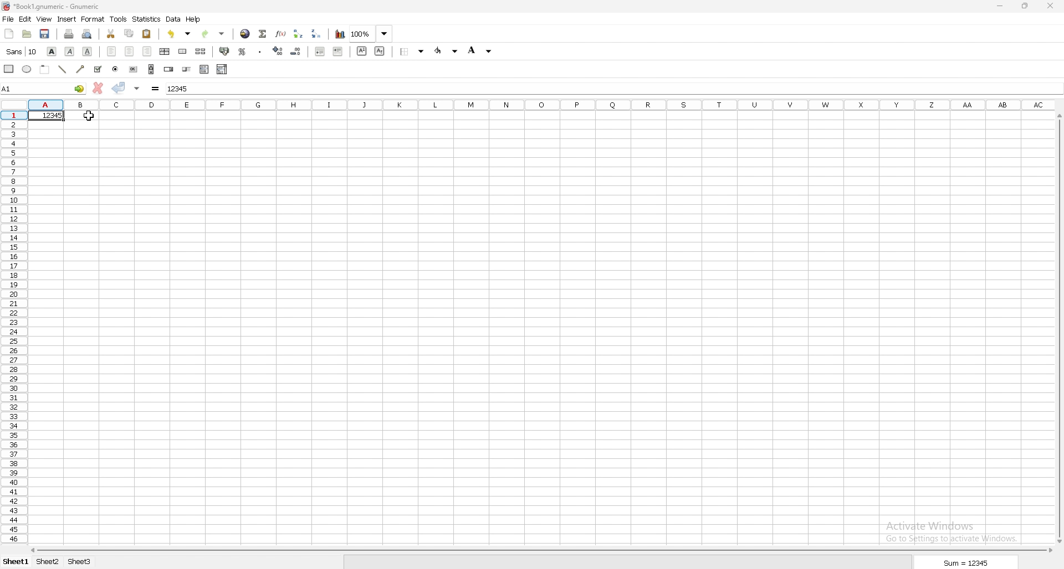 This screenshot has width=1064, height=569. Describe the element at coordinates (45, 70) in the screenshot. I see `frame` at that location.